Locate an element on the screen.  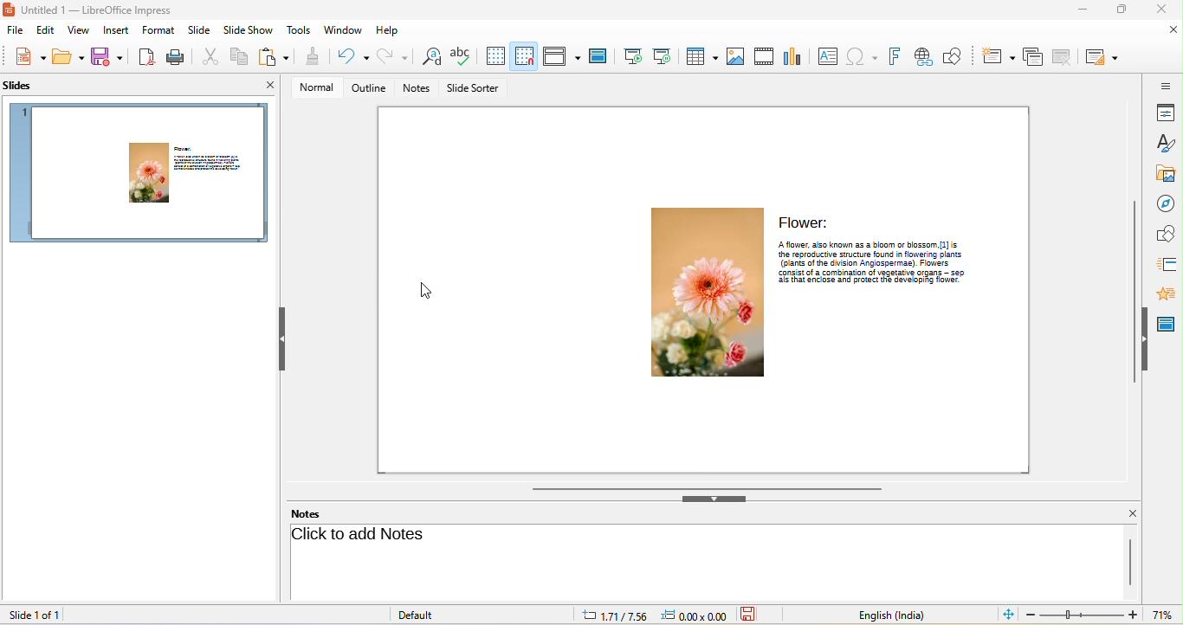
find and replace is located at coordinates (429, 57).